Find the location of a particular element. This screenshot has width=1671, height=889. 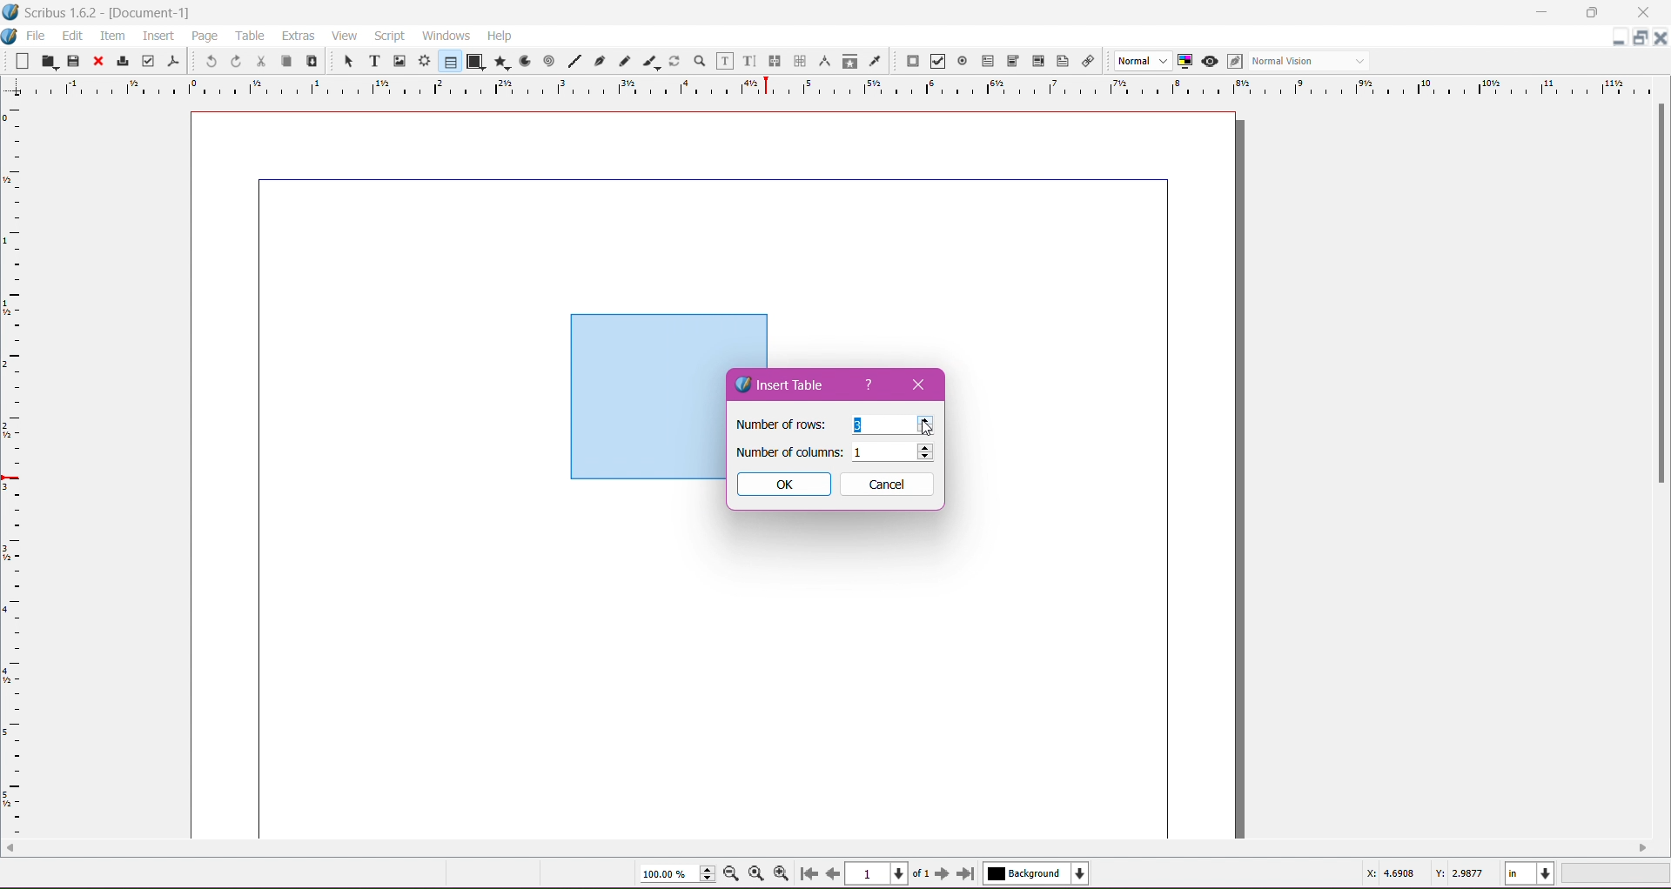

Link Annotation is located at coordinates (1085, 60).